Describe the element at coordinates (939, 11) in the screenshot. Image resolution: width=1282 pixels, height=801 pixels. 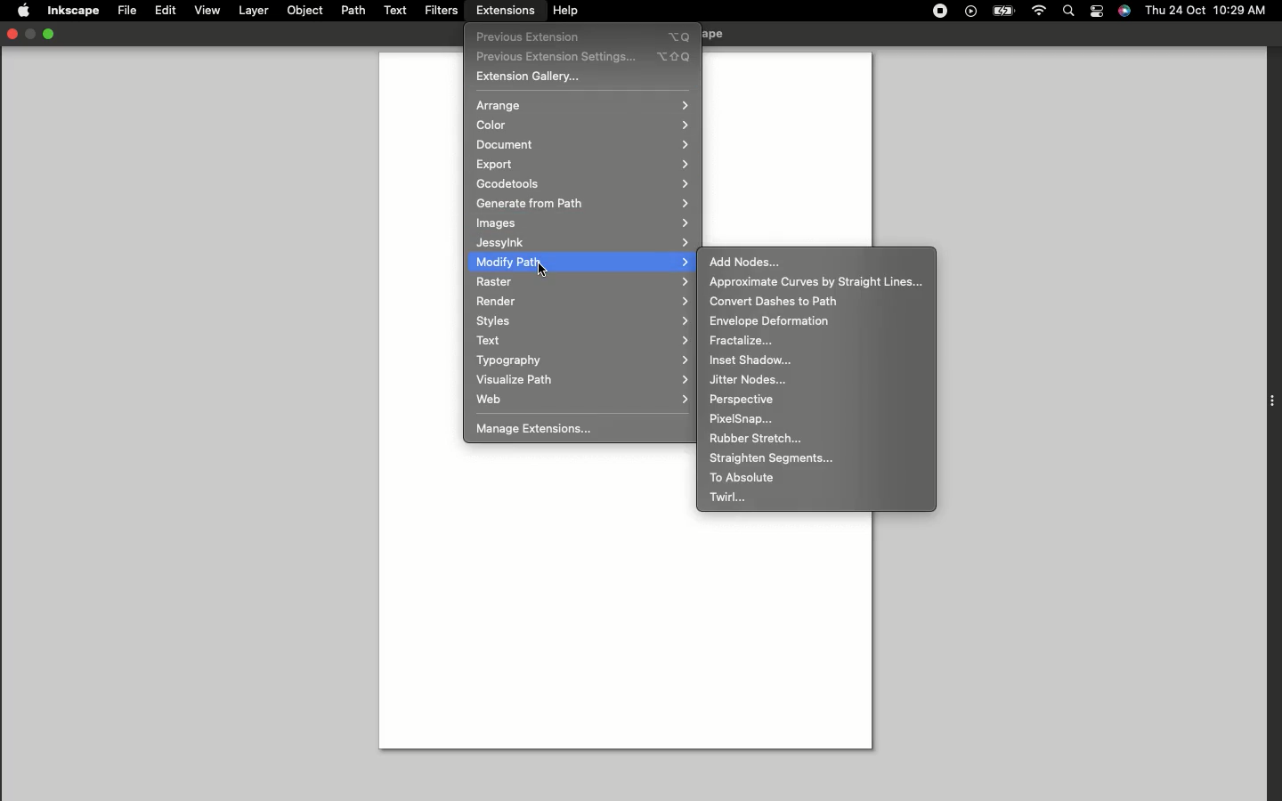
I see `Record` at that location.